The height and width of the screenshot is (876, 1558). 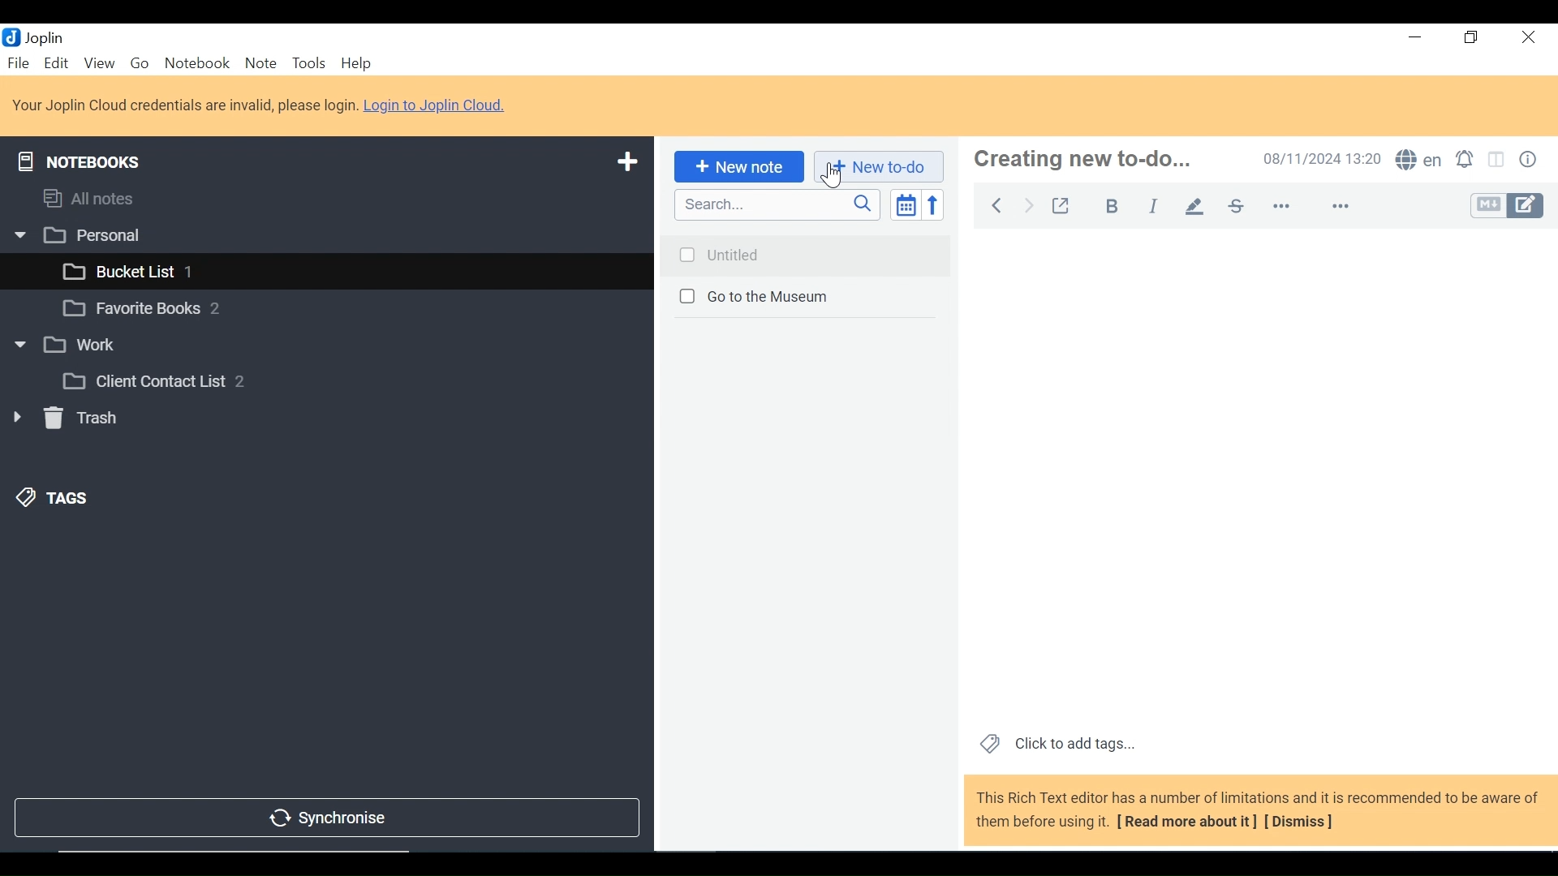 What do you see at coordinates (325, 234) in the screenshot?
I see `Notebook` at bounding box center [325, 234].